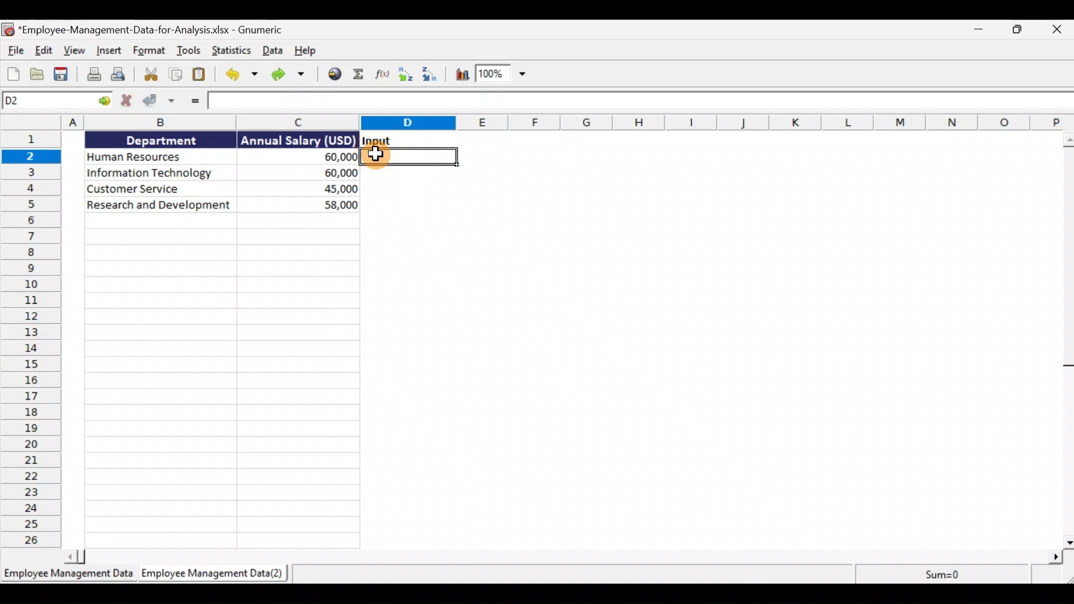 This screenshot has height=604, width=1074. I want to click on Cancel change, so click(124, 103).